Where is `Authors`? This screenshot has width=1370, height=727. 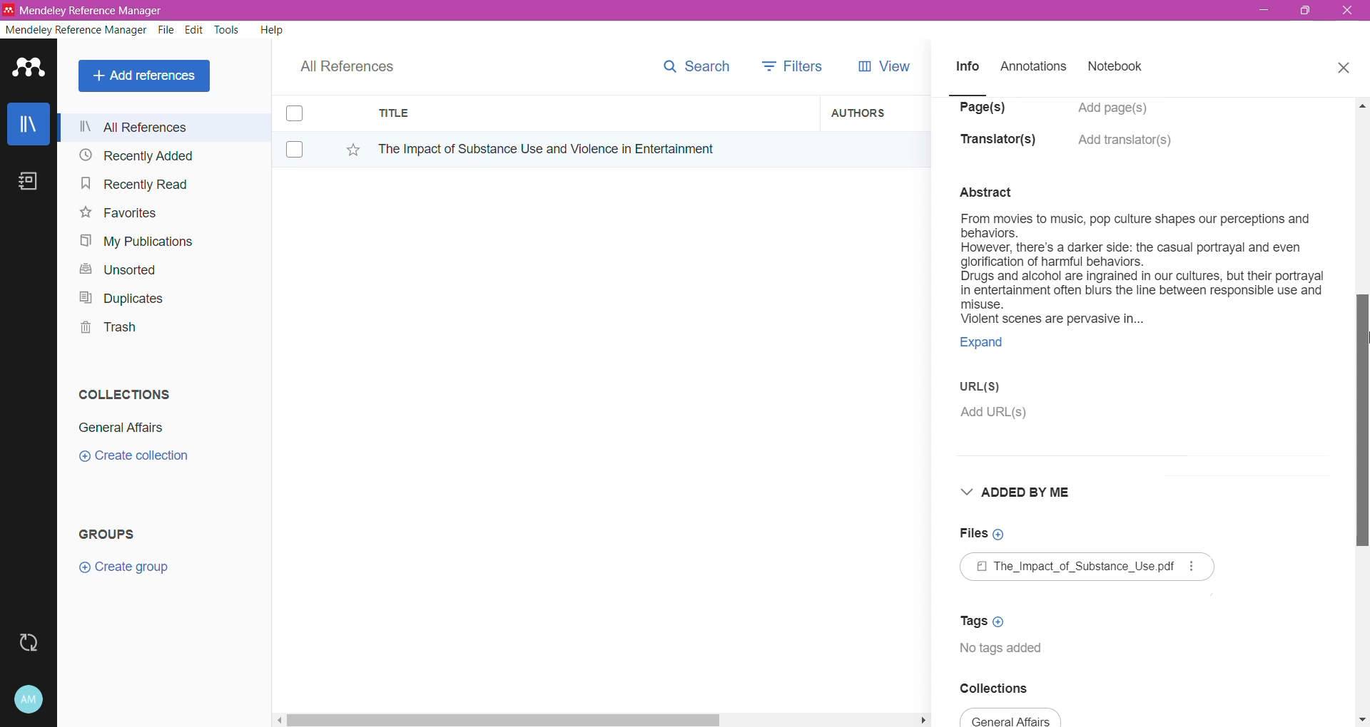 Authors is located at coordinates (876, 112).